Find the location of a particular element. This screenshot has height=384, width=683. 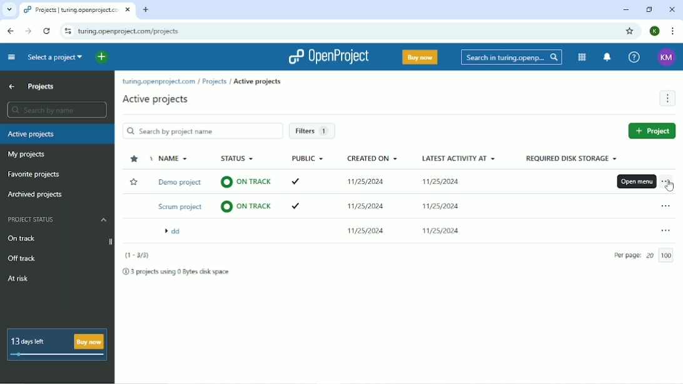

Buy now is located at coordinates (420, 57).